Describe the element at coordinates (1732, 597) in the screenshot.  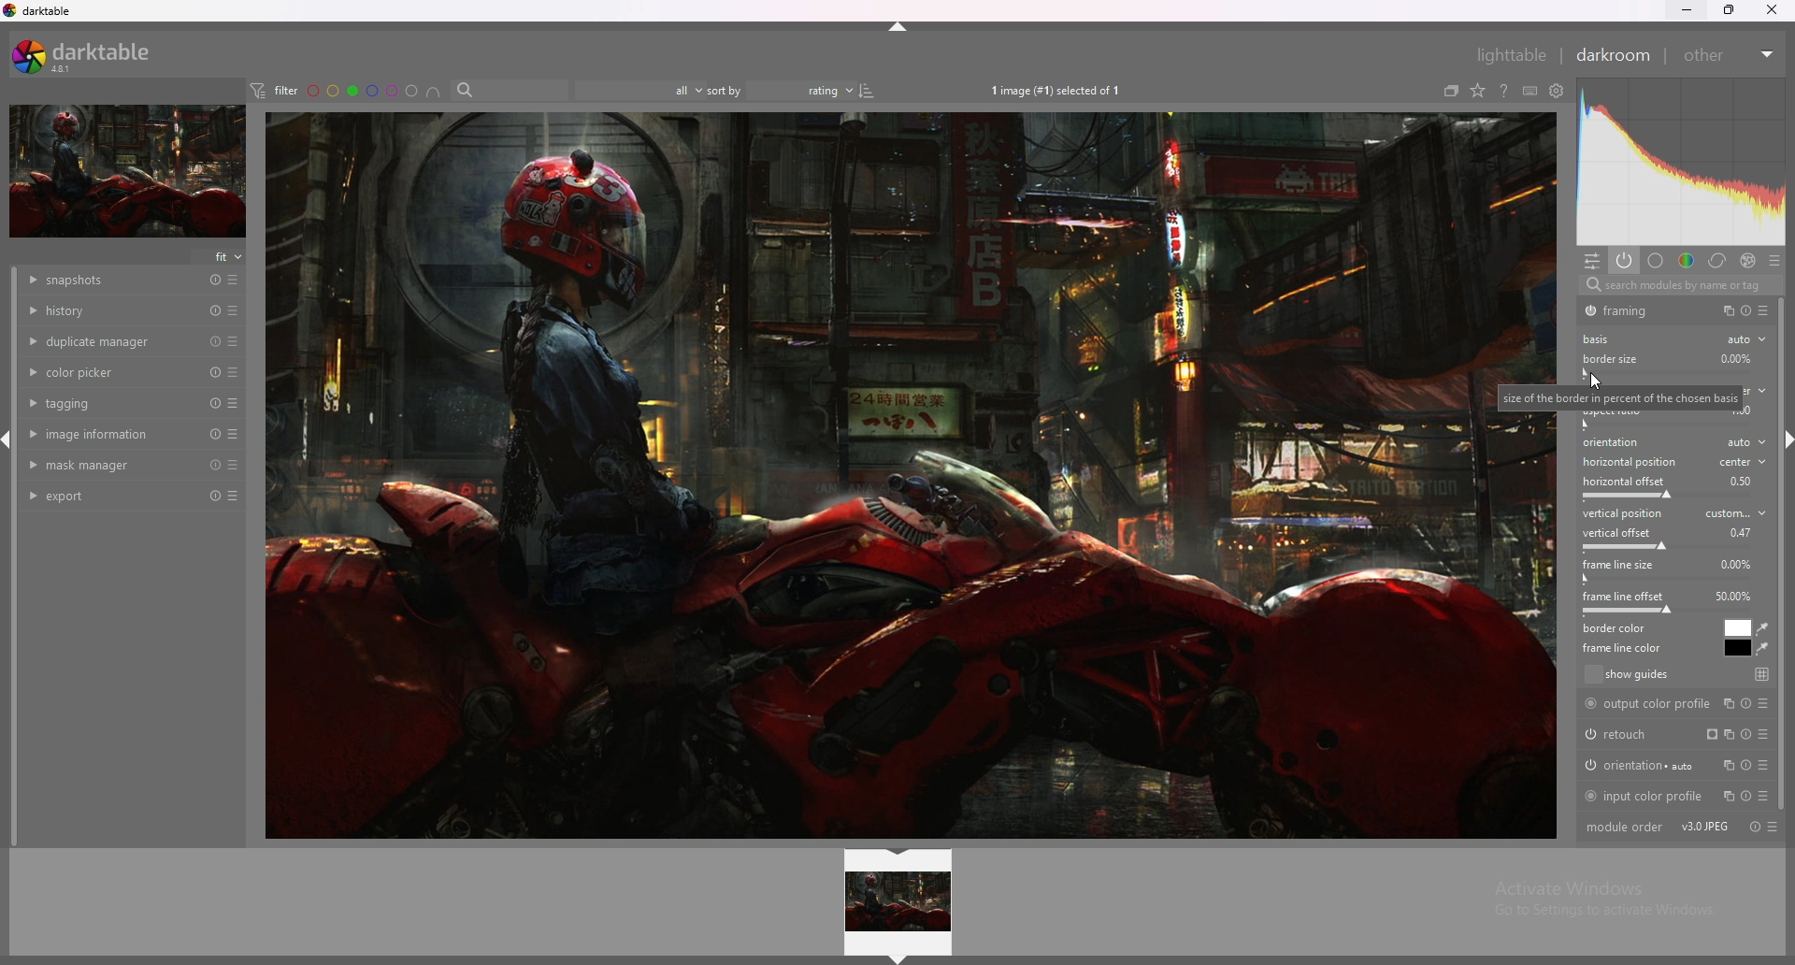
I see `percentage` at that location.